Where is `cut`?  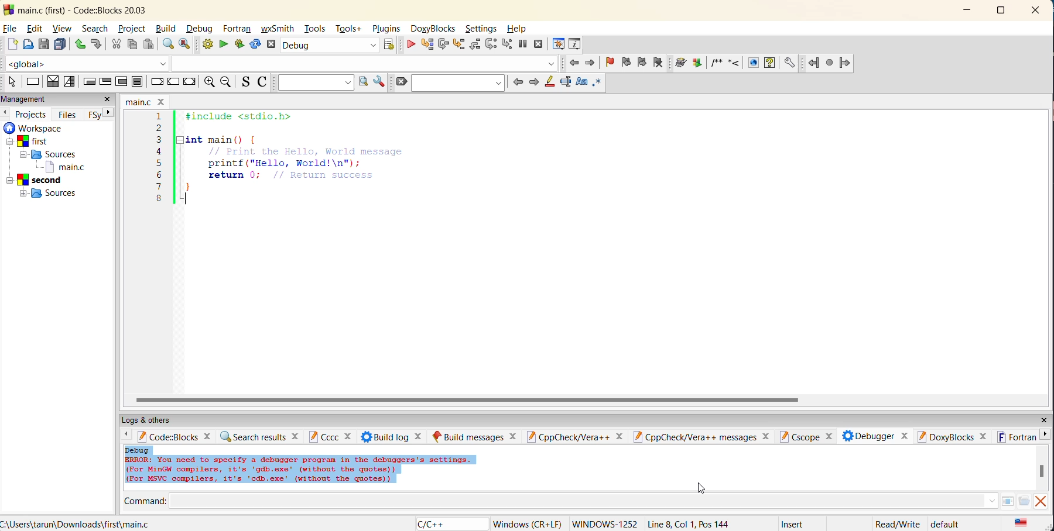
cut is located at coordinates (114, 45).